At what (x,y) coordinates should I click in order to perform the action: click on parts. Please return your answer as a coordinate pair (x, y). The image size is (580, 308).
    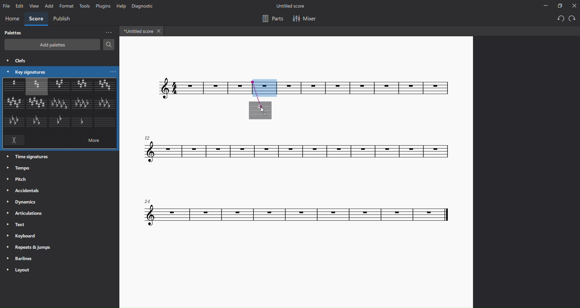
    Looking at the image, I should click on (271, 18).